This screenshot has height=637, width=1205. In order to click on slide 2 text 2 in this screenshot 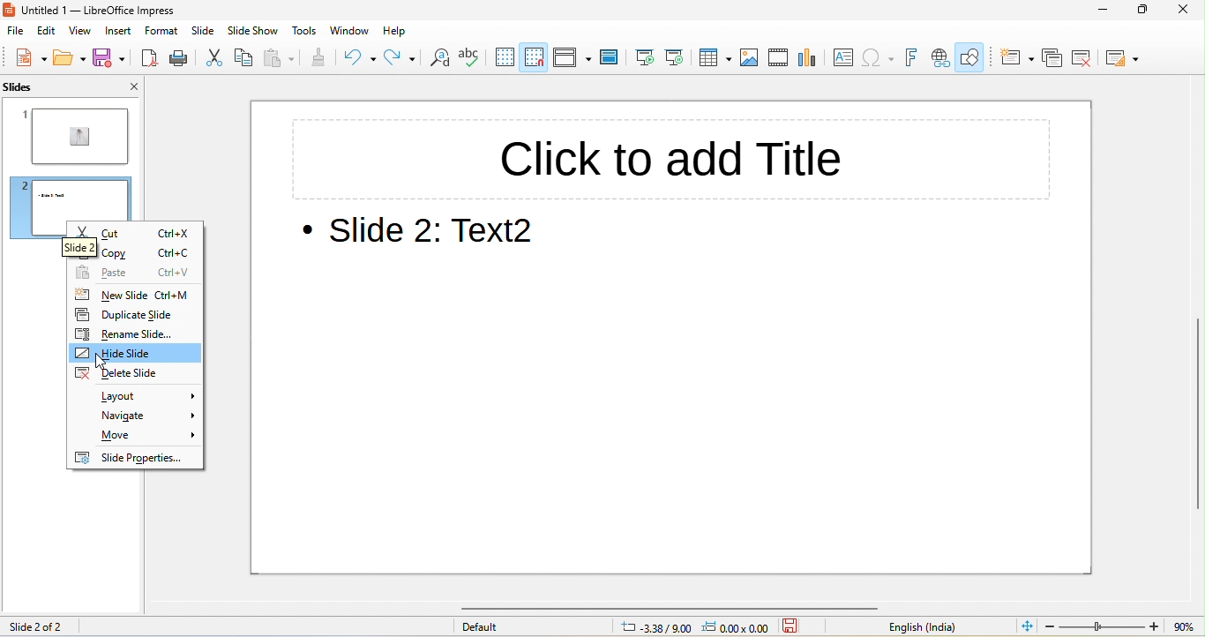, I will do `click(427, 234)`.